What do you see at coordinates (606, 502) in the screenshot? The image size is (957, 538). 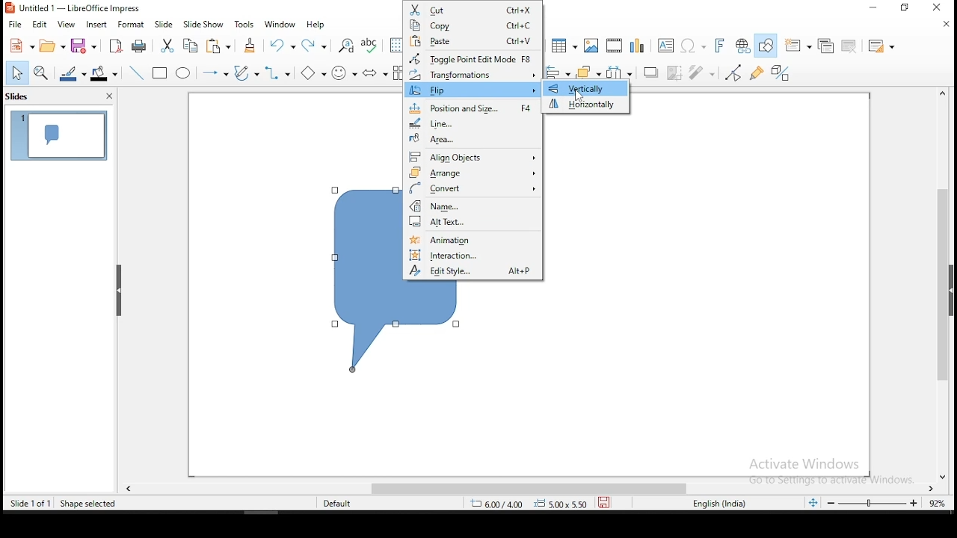 I see `save` at bounding box center [606, 502].